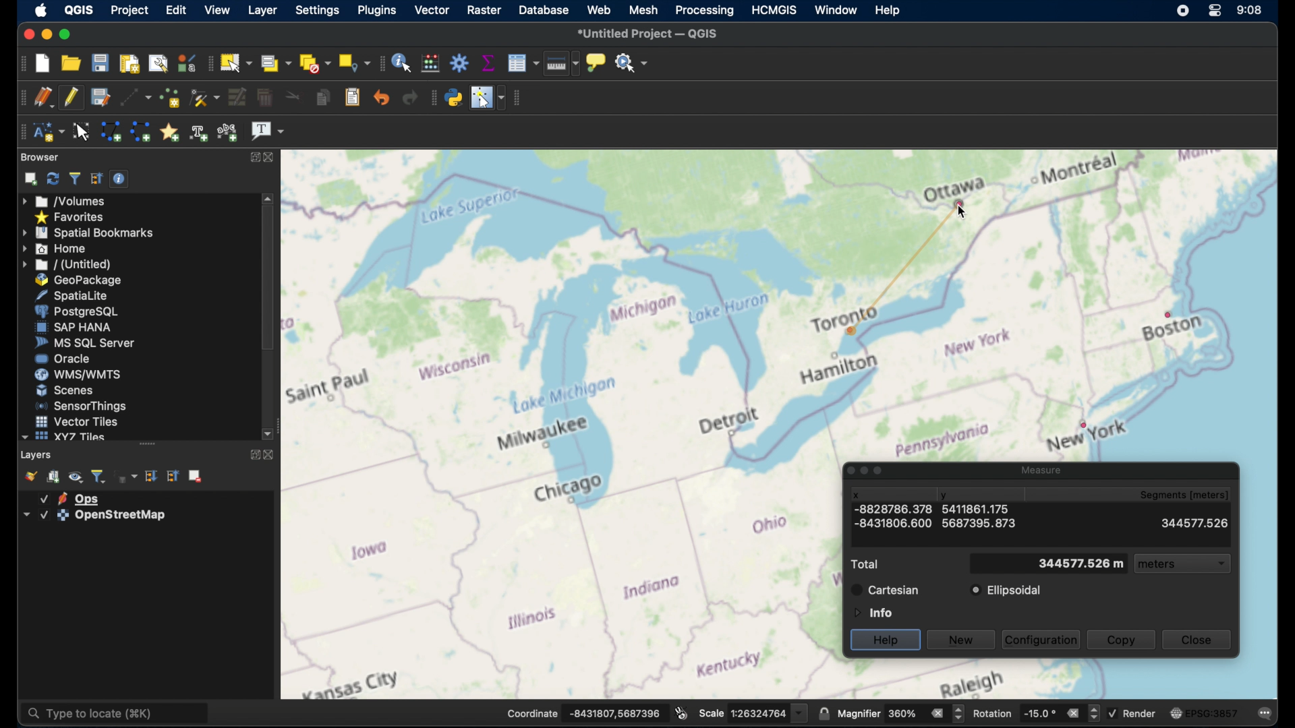  Describe the element at coordinates (111, 132) in the screenshot. I see `create polygon annotation` at that location.